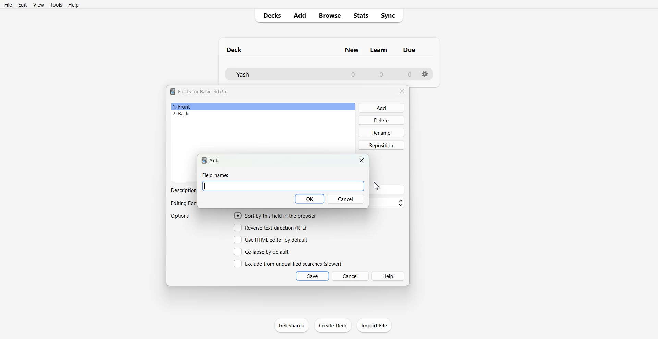  Describe the element at coordinates (379, 50) in the screenshot. I see `Column name` at that location.